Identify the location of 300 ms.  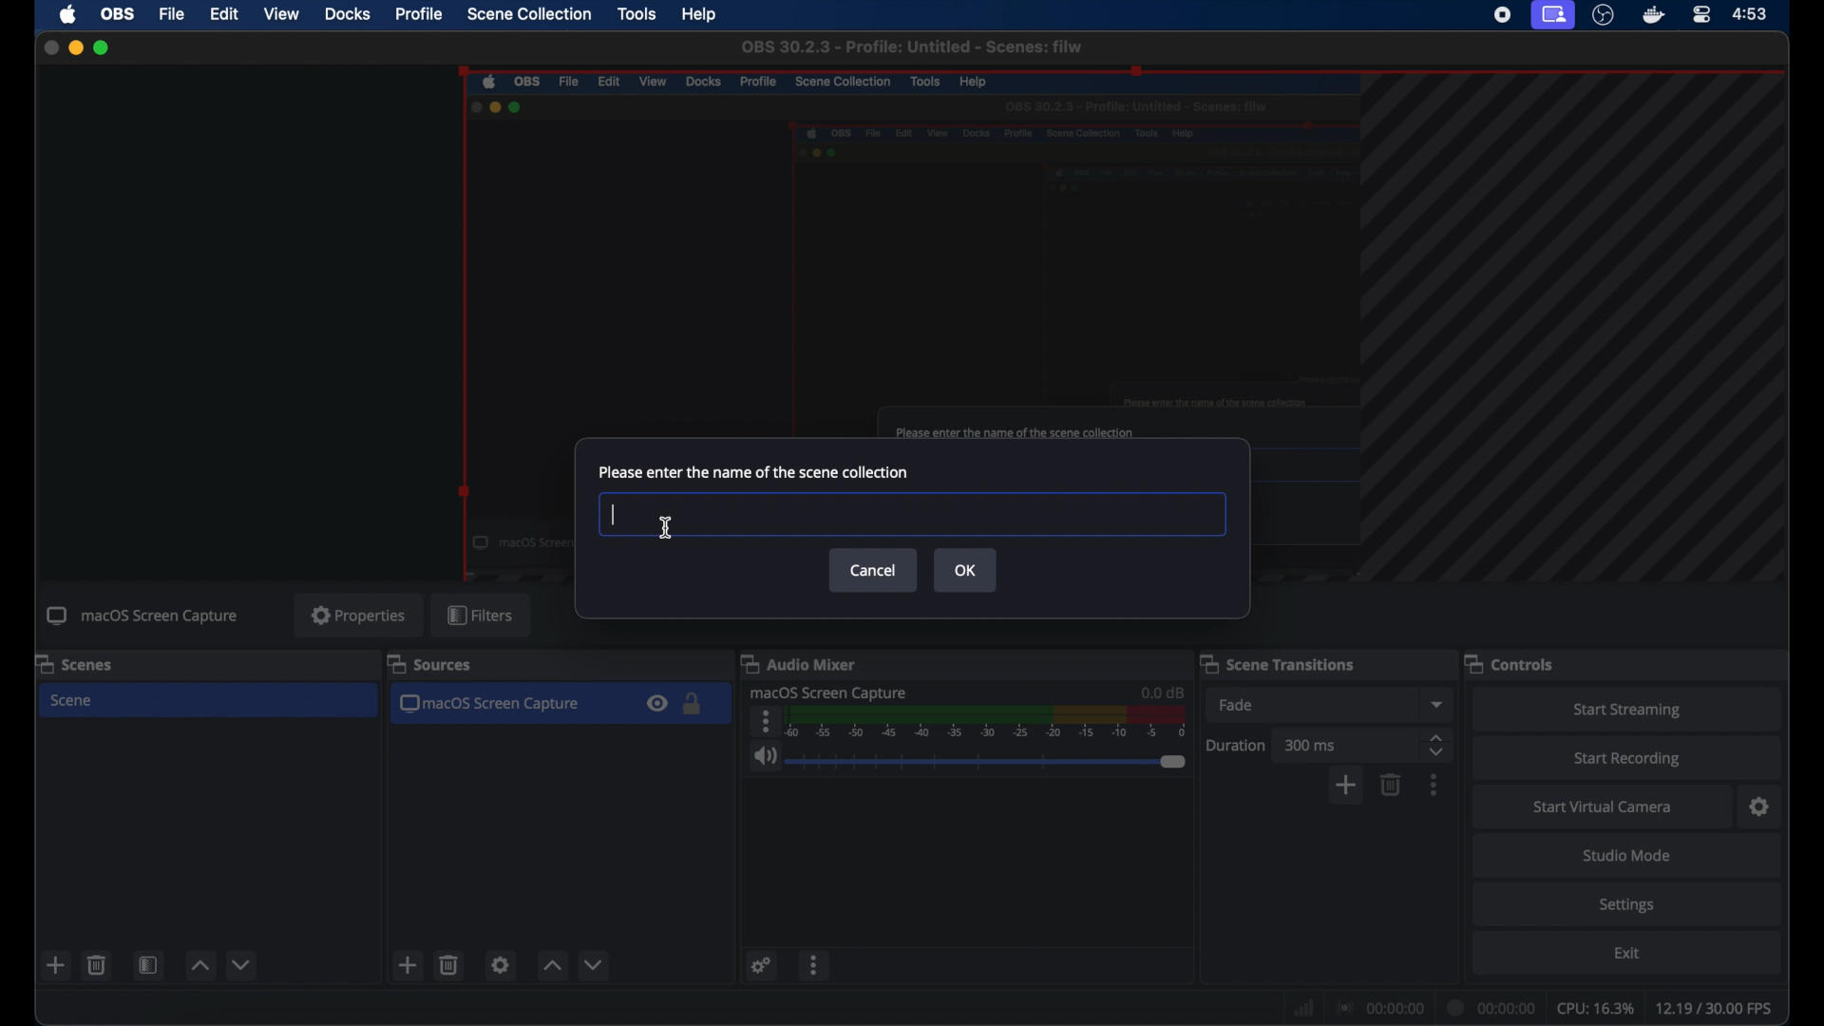
(1310, 744).